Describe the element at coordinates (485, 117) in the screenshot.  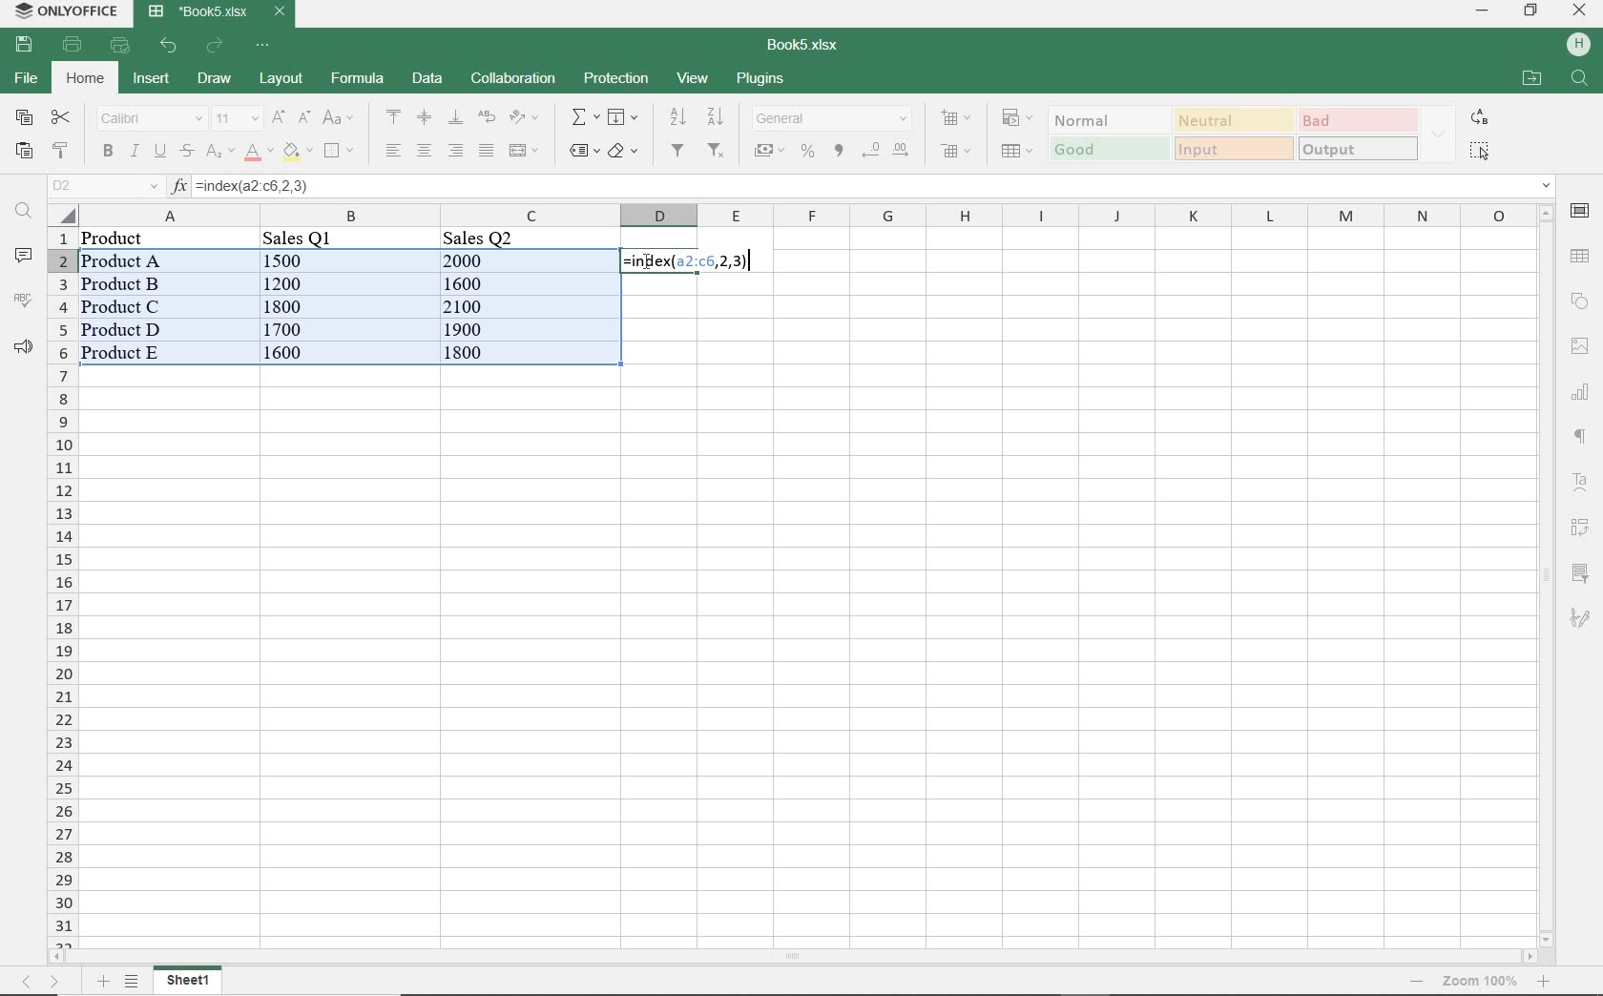
I see `wrap text` at that location.